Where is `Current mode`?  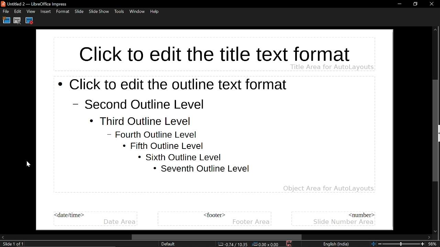 Current mode is located at coordinates (169, 244).